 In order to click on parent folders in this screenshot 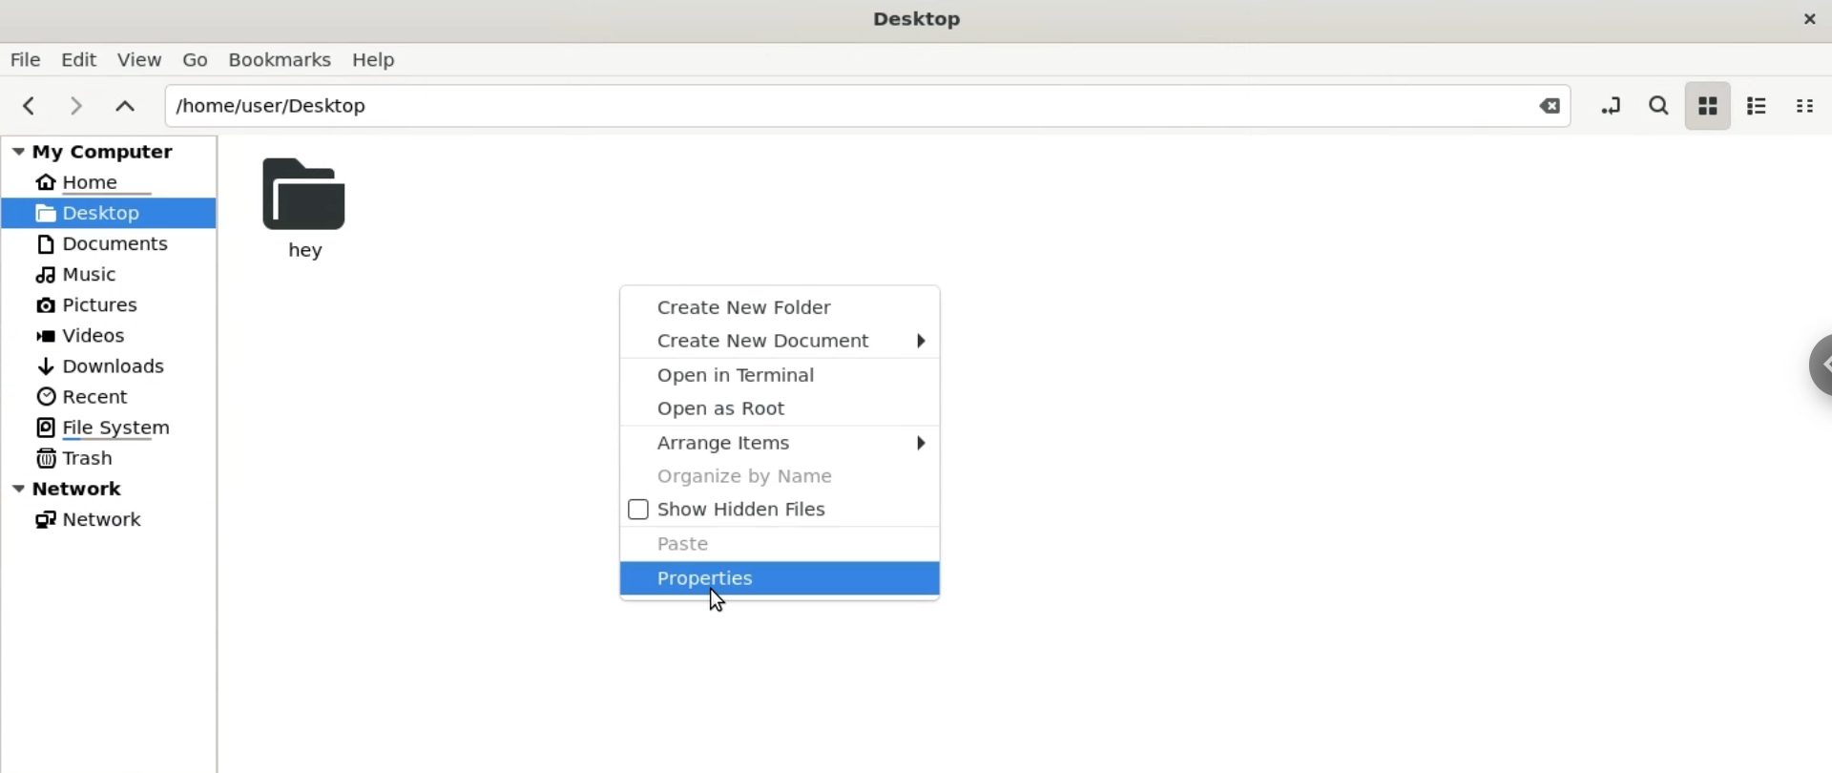, I will do `click(130, 107)`.